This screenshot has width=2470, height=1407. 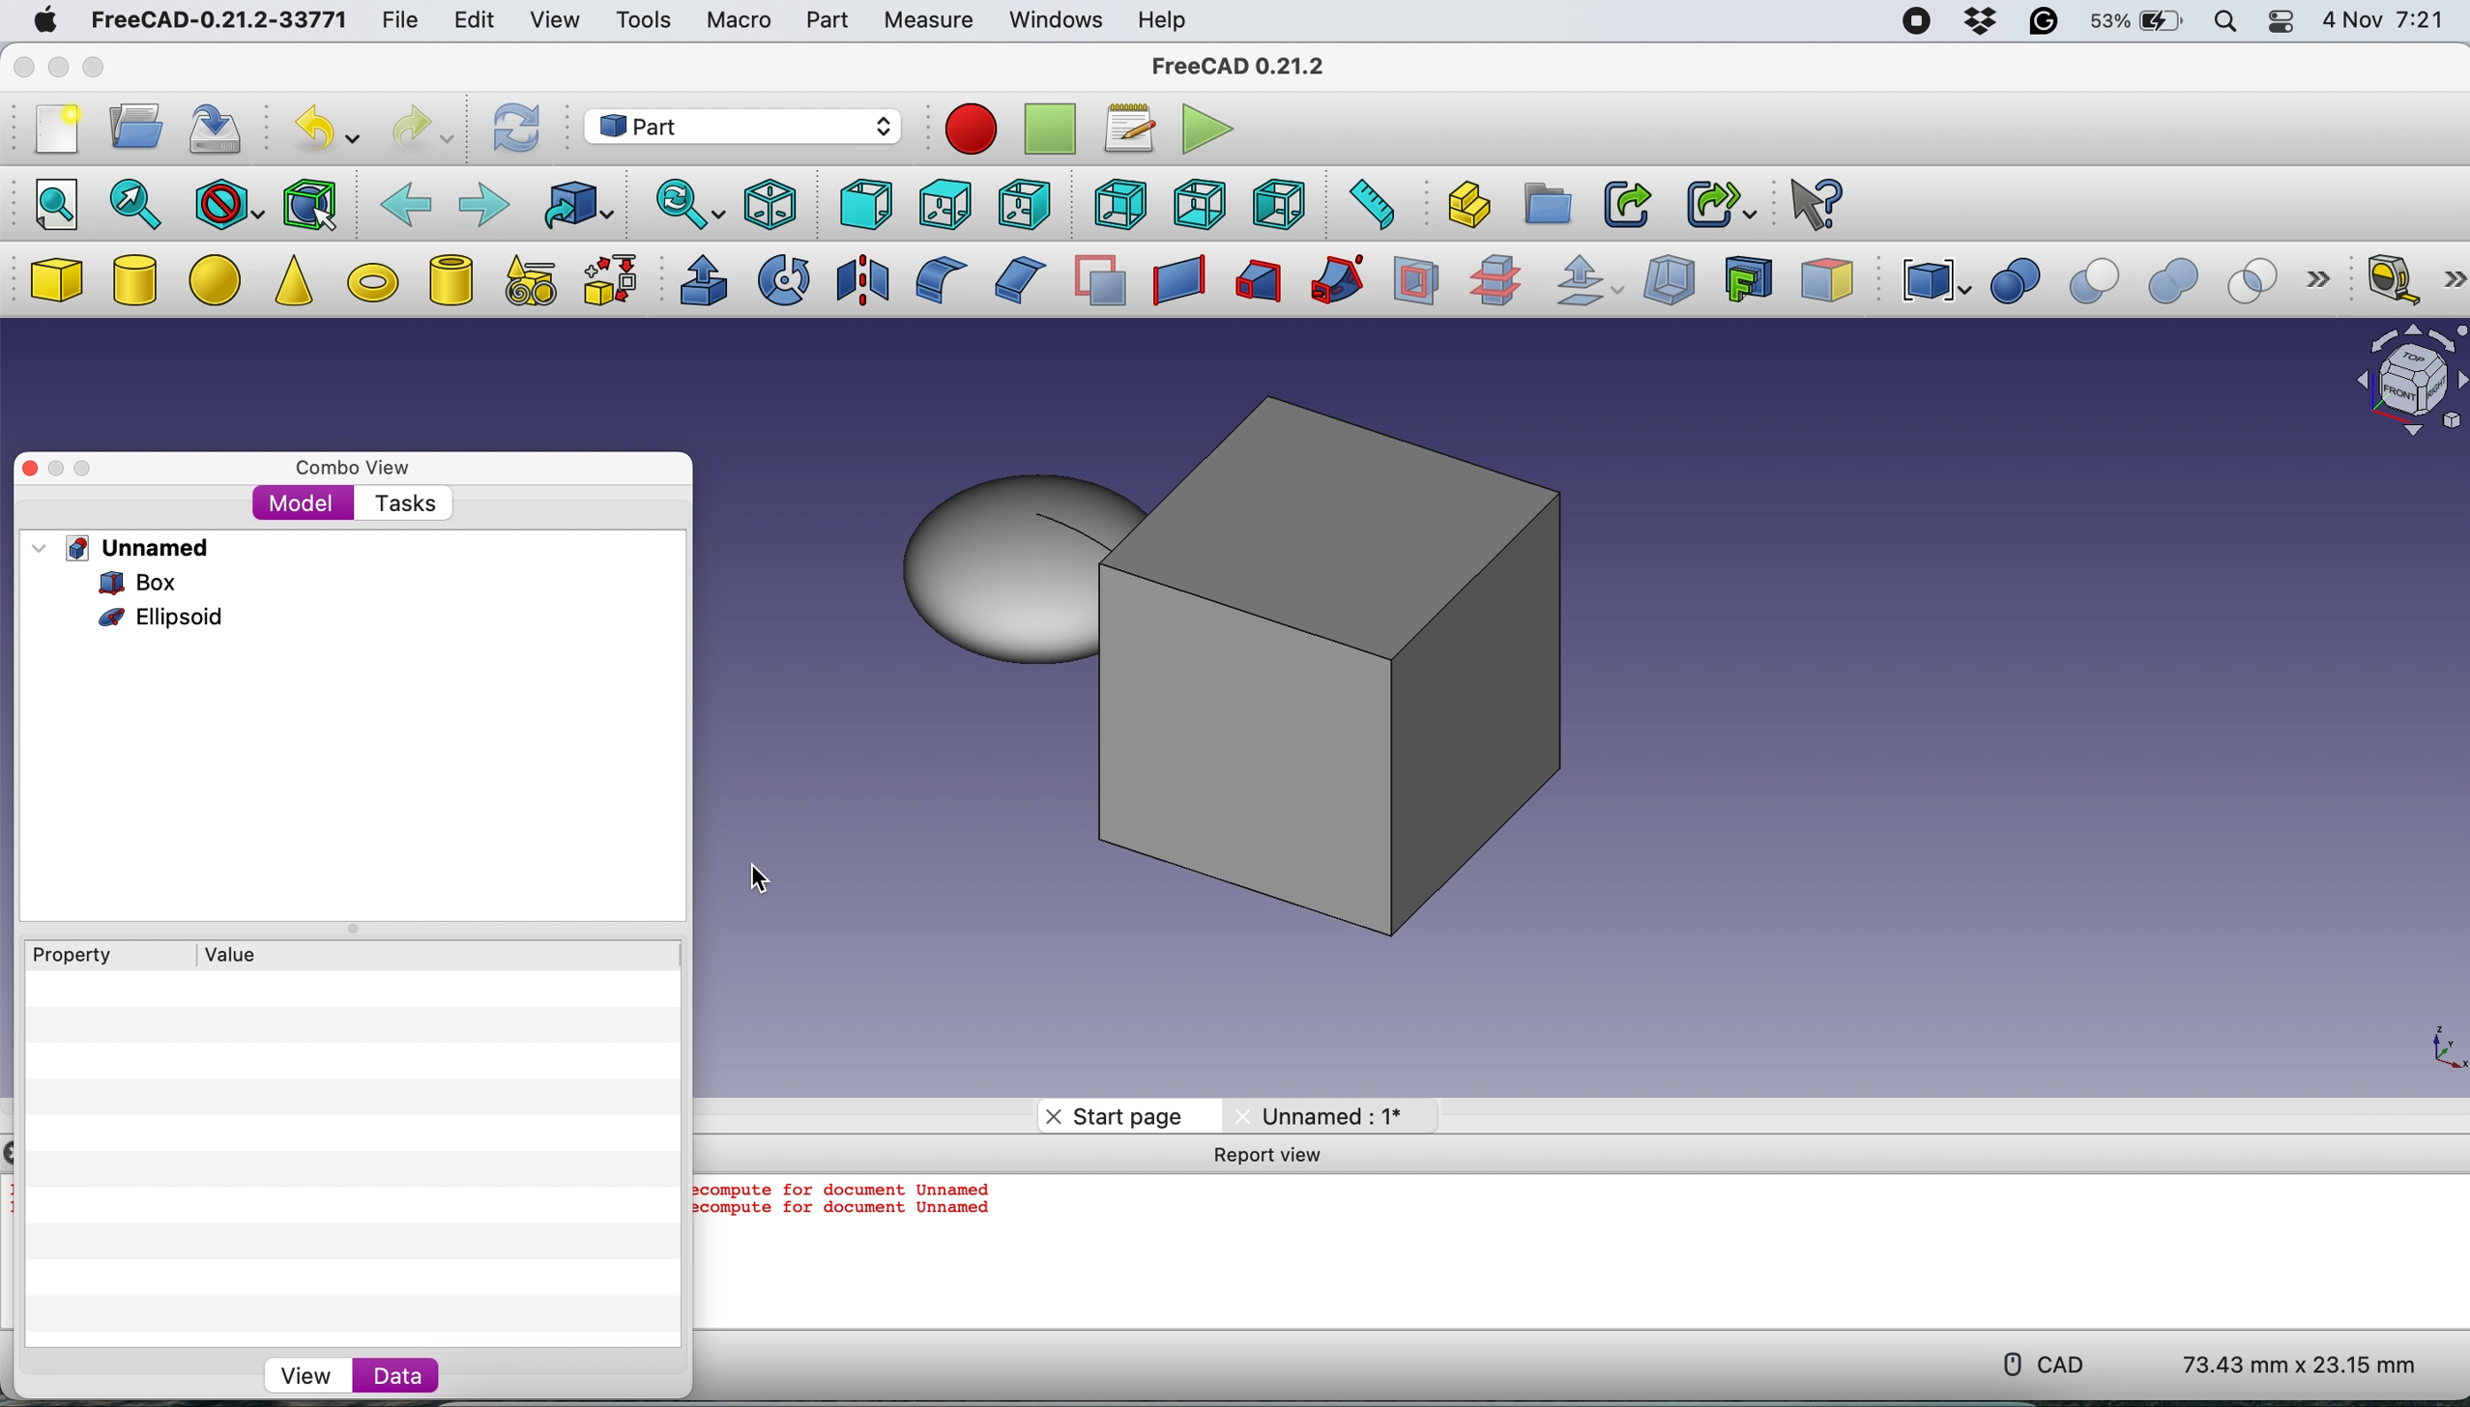 I want to click on object interface, so click(x=2410, y=384).